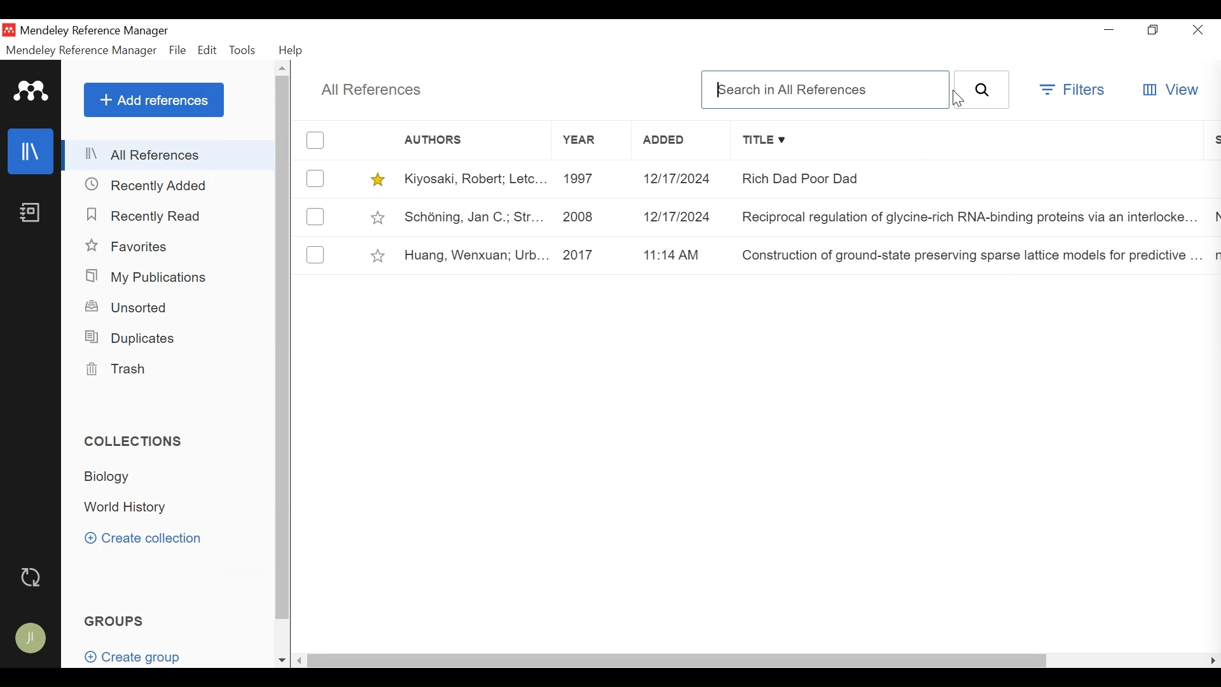 This screenshot has height=687, width=1221. Describe the element at coordinates (588, 179) in the screenshot. I see `1997` at that location.